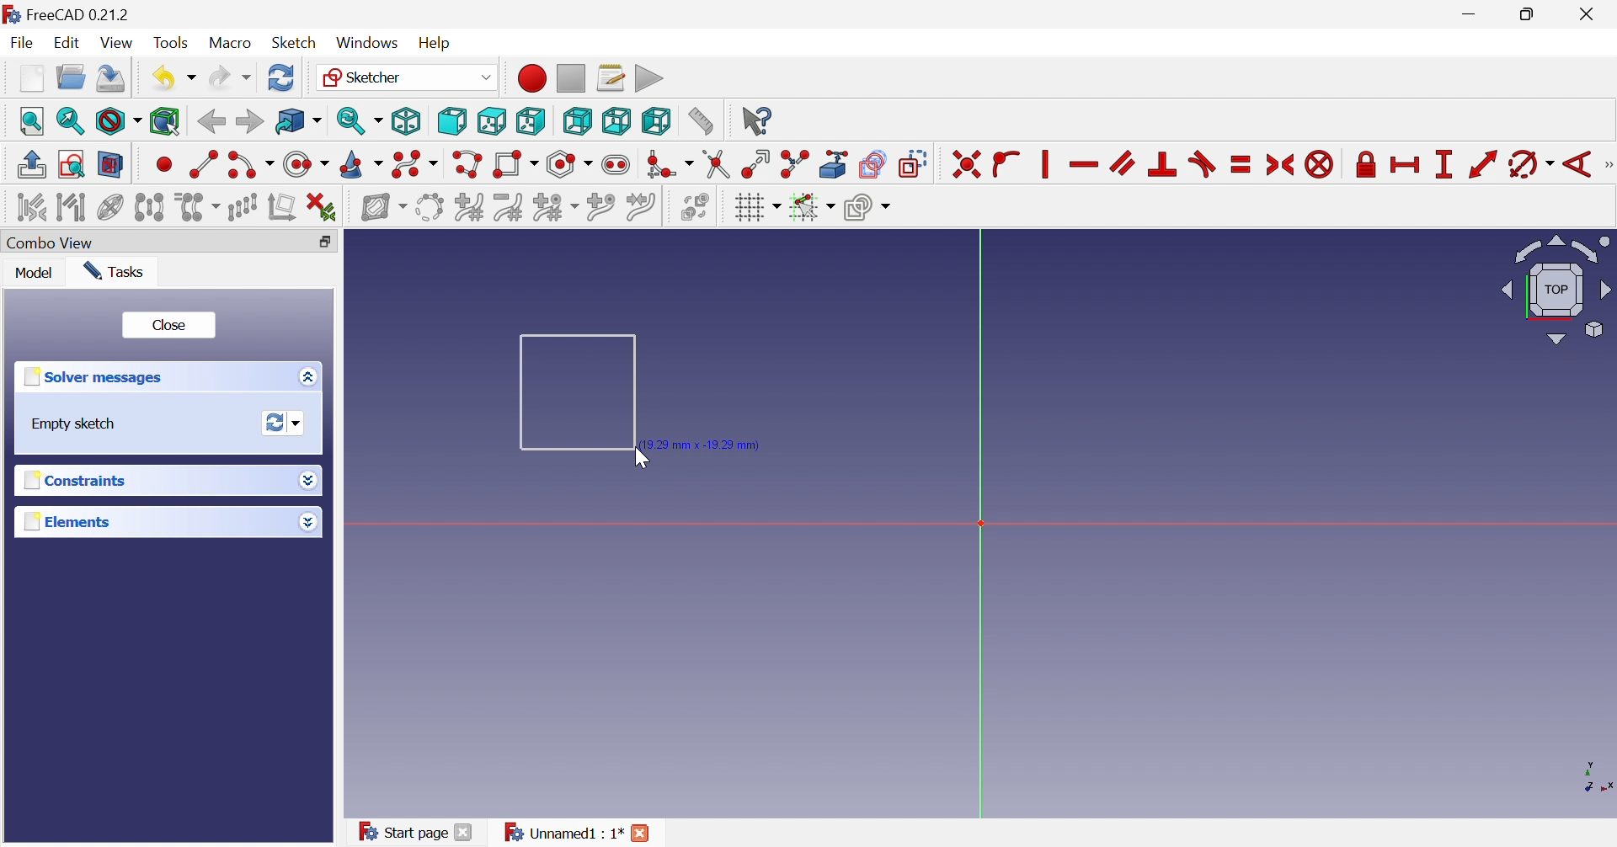 The width and height of the screenshot is (1617, 847). I want to click on Redo, so click(230, 78).